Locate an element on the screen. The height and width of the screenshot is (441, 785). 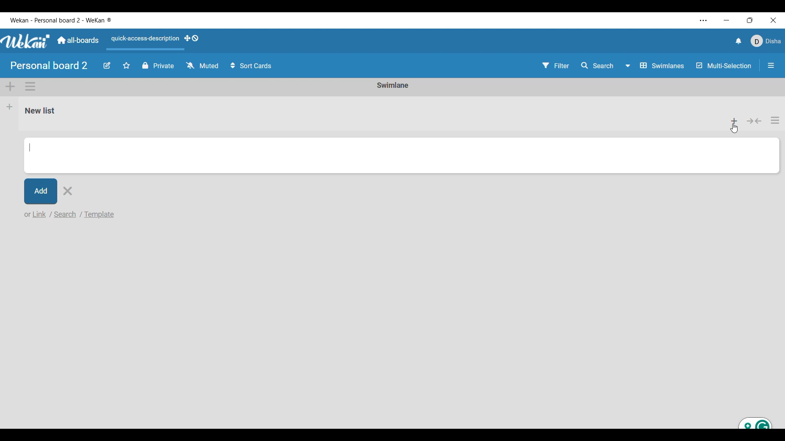
Search card is located at coordinates (66, 214).